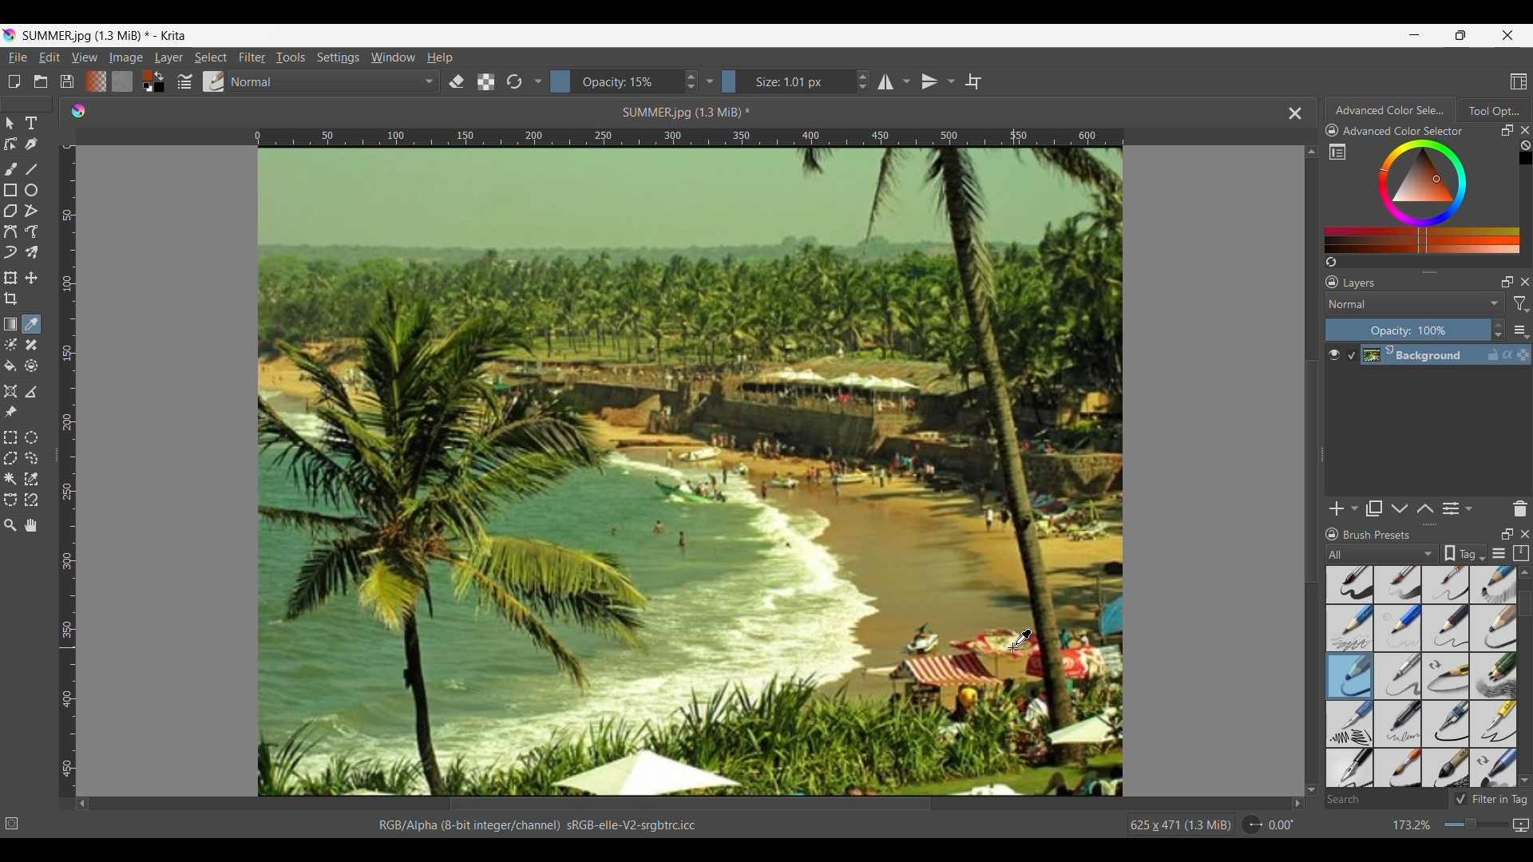  What do you see at coordinates (162, 89) in the screenshot?
I see `Background color` at bounding box center [162, 89].